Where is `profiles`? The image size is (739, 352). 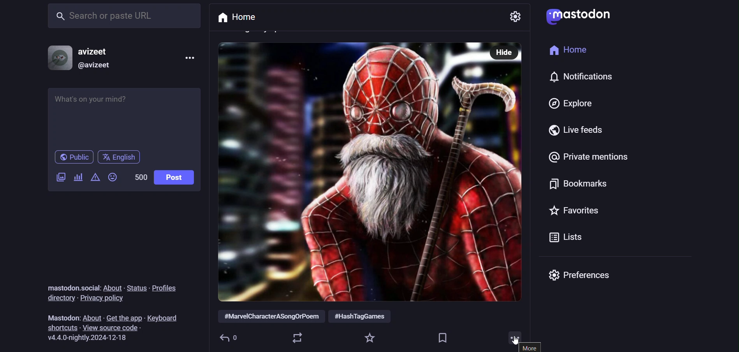 profiles is located at coordinates (164, 289).